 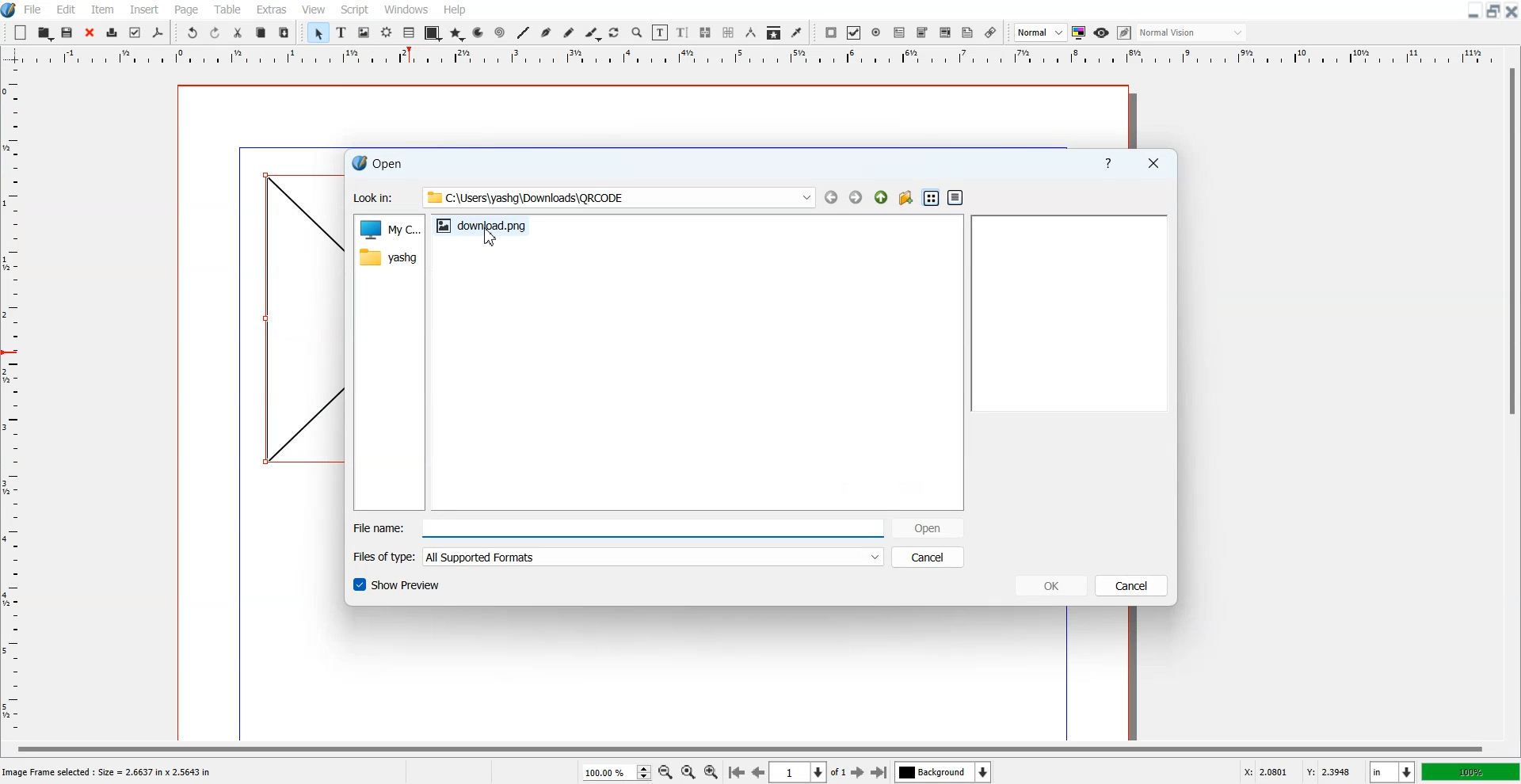 I want to click on Go to last Page, so click(x=879, y=772).